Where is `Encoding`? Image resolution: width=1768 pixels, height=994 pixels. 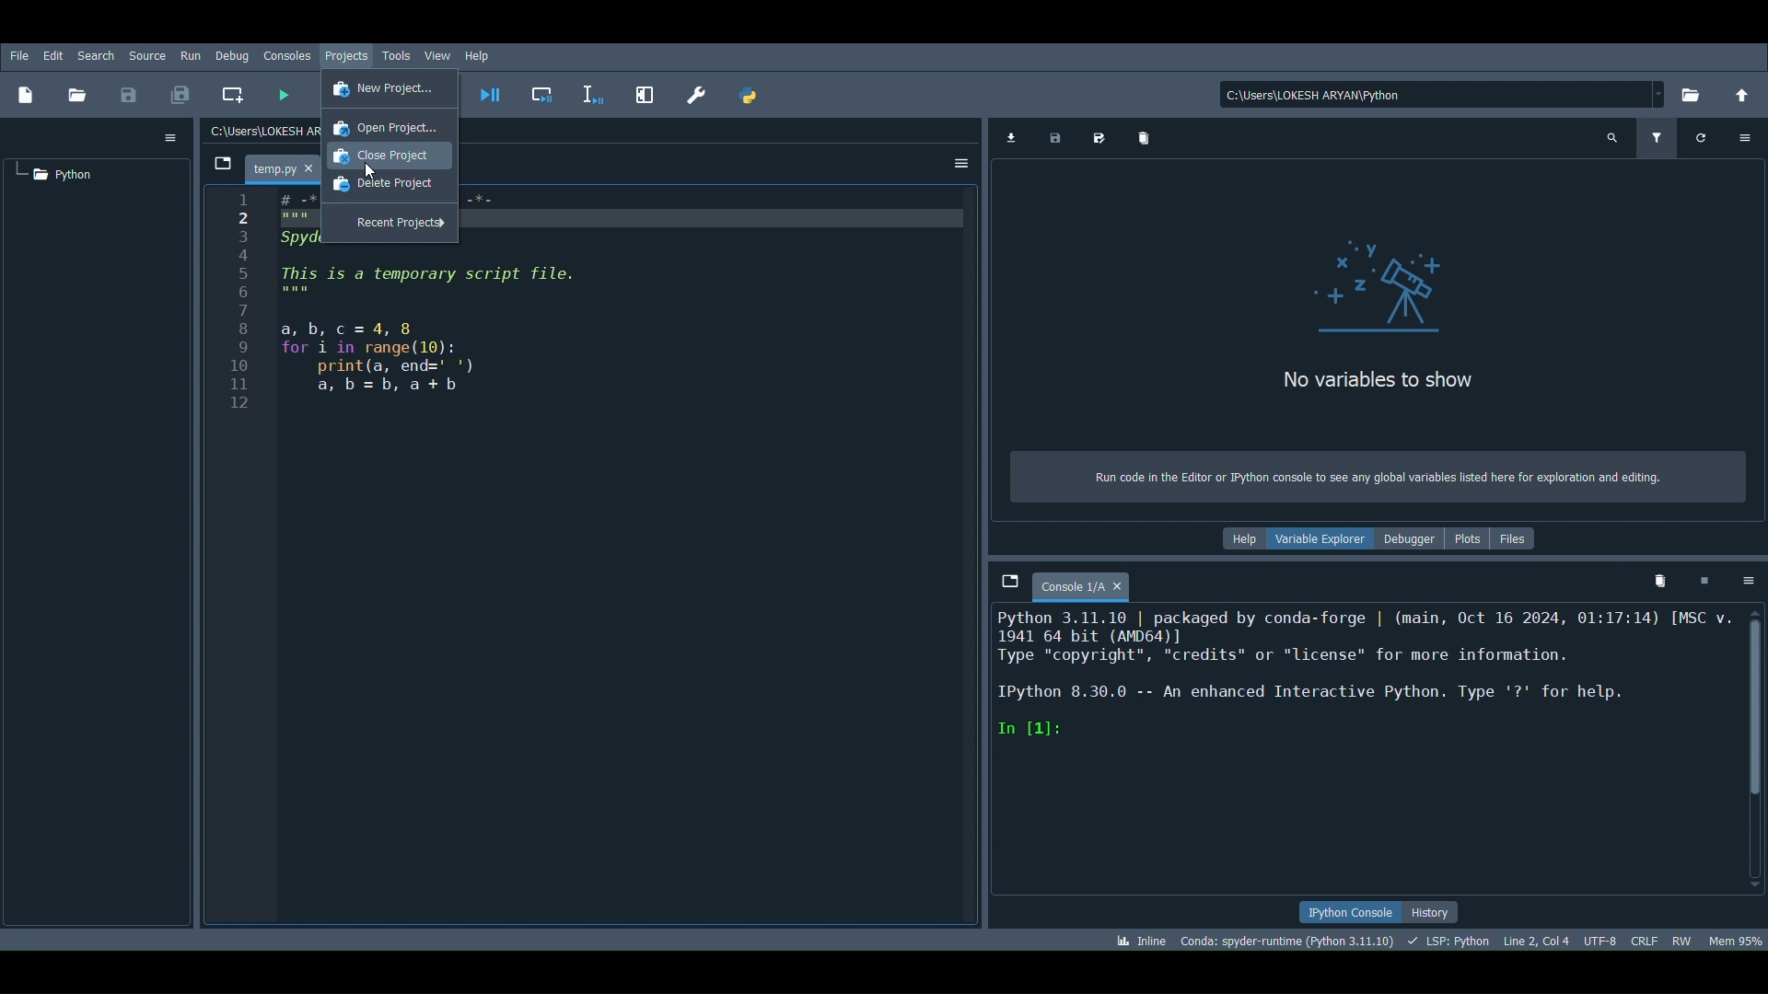
Encoding is located at coordinates (1600, 935).